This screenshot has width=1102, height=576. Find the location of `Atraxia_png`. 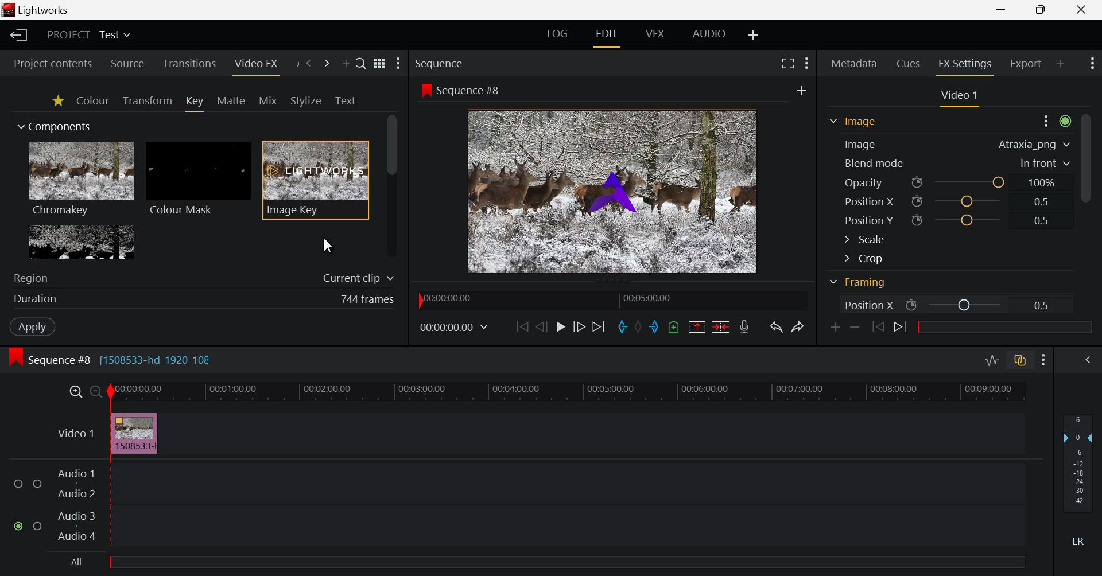

Atraxia_png is located at coordinates (1018, 145).